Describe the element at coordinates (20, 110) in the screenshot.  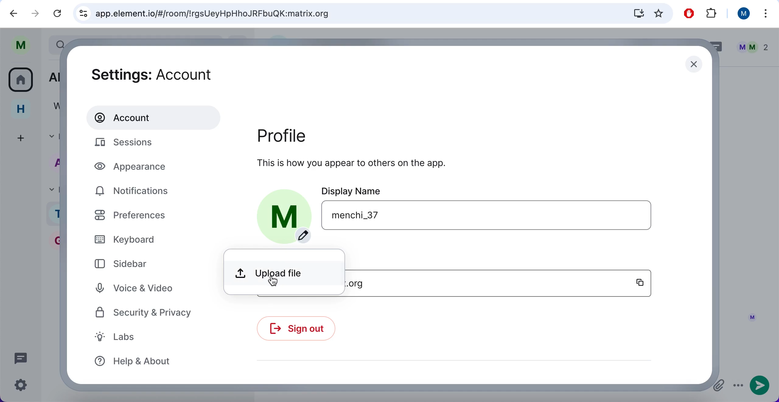
I see `home` at that location.